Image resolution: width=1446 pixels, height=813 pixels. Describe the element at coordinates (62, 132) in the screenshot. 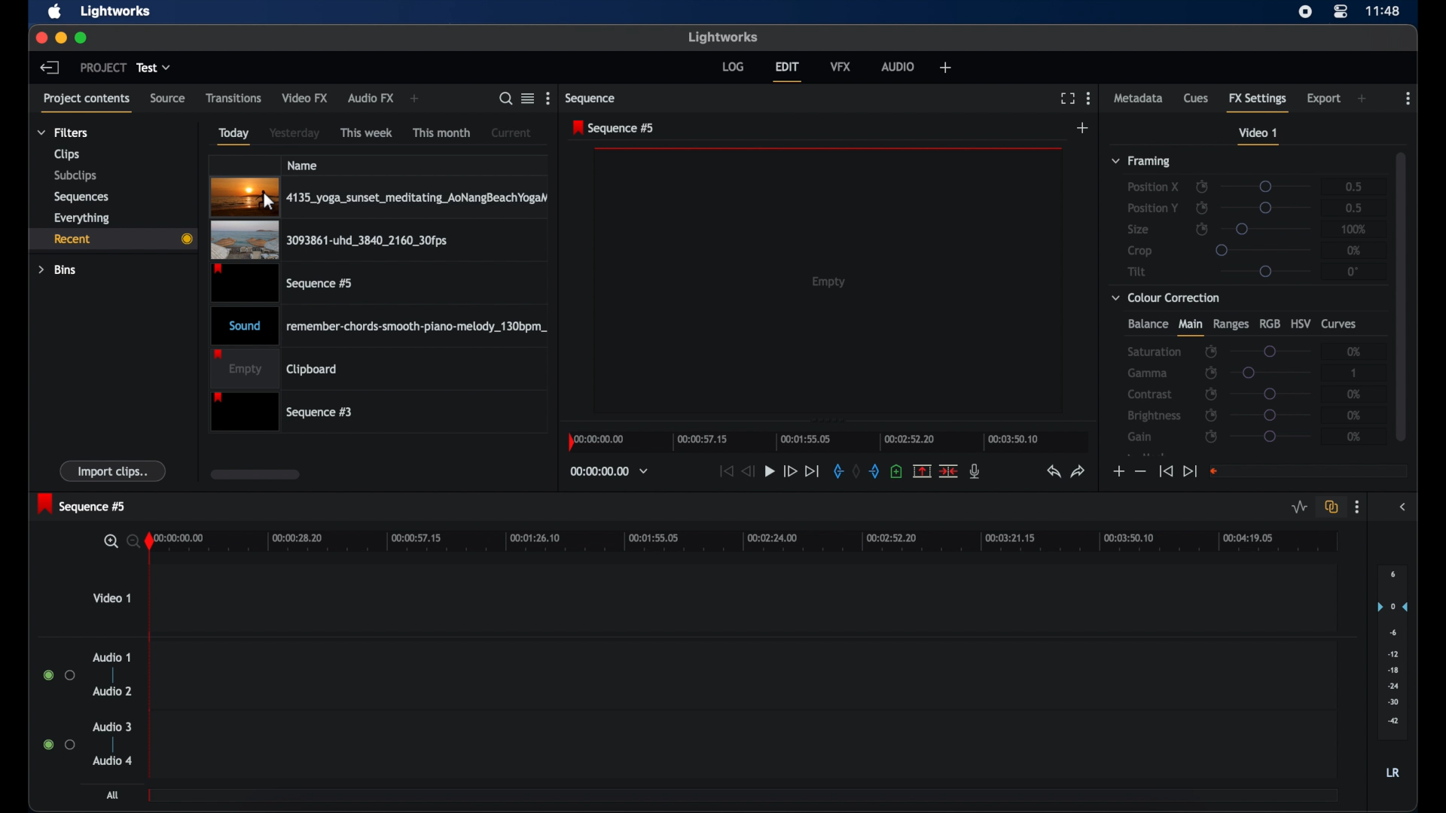

I see `filters` at that location.